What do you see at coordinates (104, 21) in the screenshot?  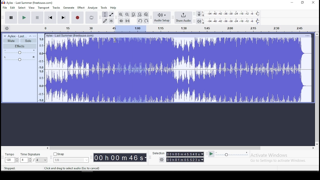 I see `draw tool` at bounding box center [104, 21].